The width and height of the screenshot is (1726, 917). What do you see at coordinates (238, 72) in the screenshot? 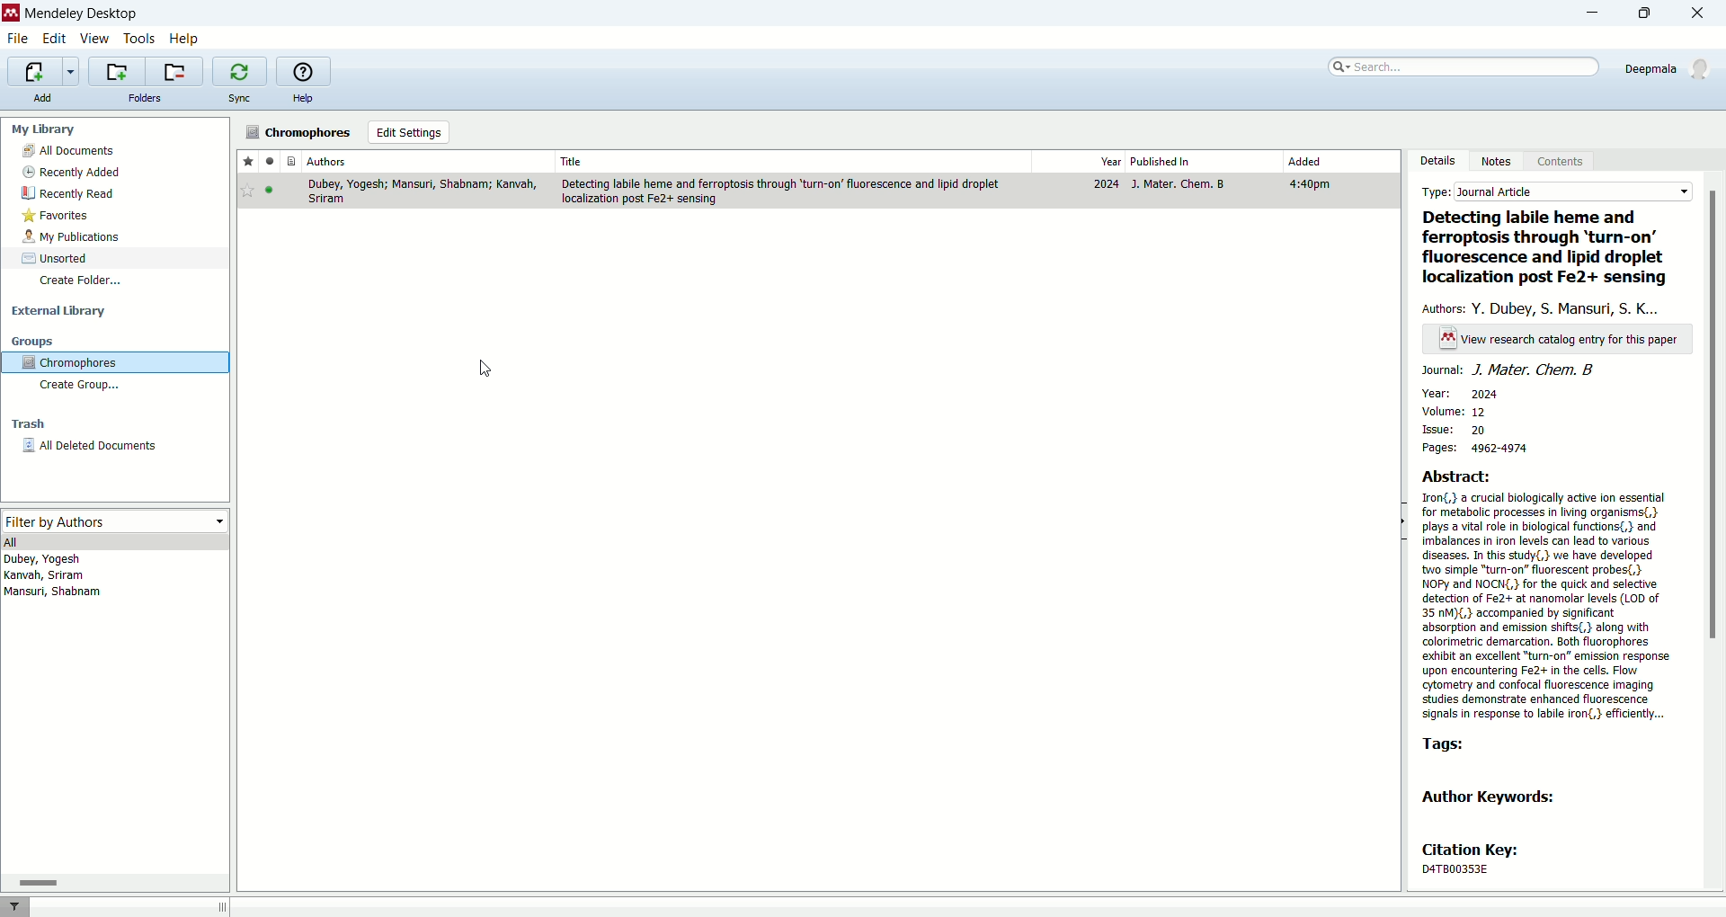
I see `synchronize library with mendeley web` at bounding box center [238, 72].